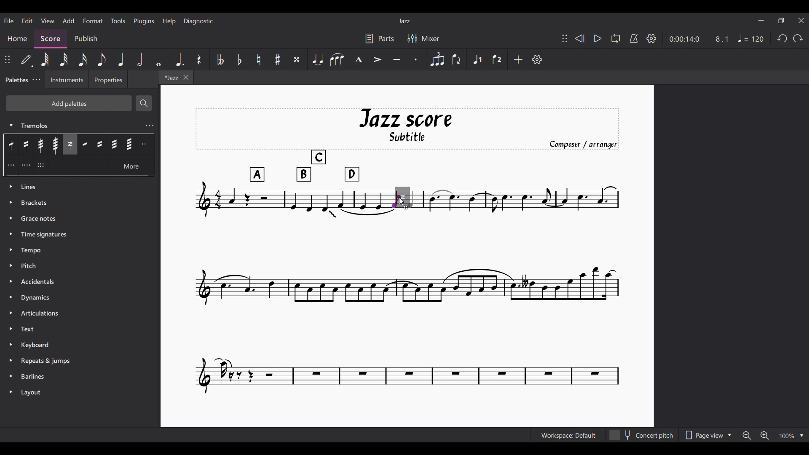 Image resolution: width=809 pixels, height=455 pixels. I want to click on Staccato, so click(416, 59).